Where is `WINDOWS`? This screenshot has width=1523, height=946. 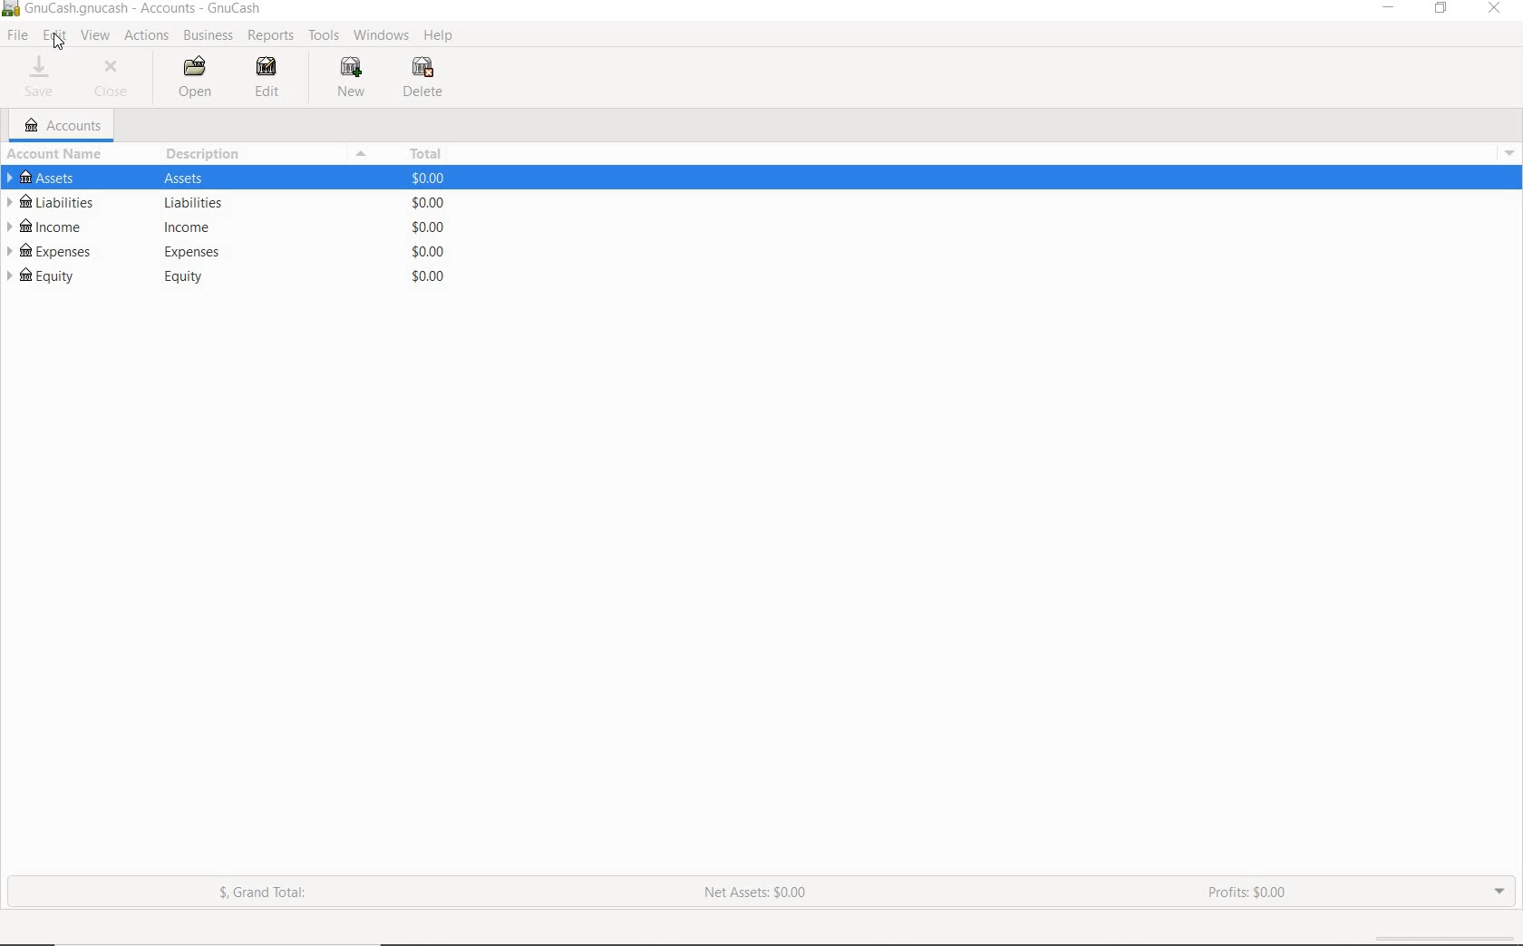
WINDOWS is located at coordinates (383, 35).